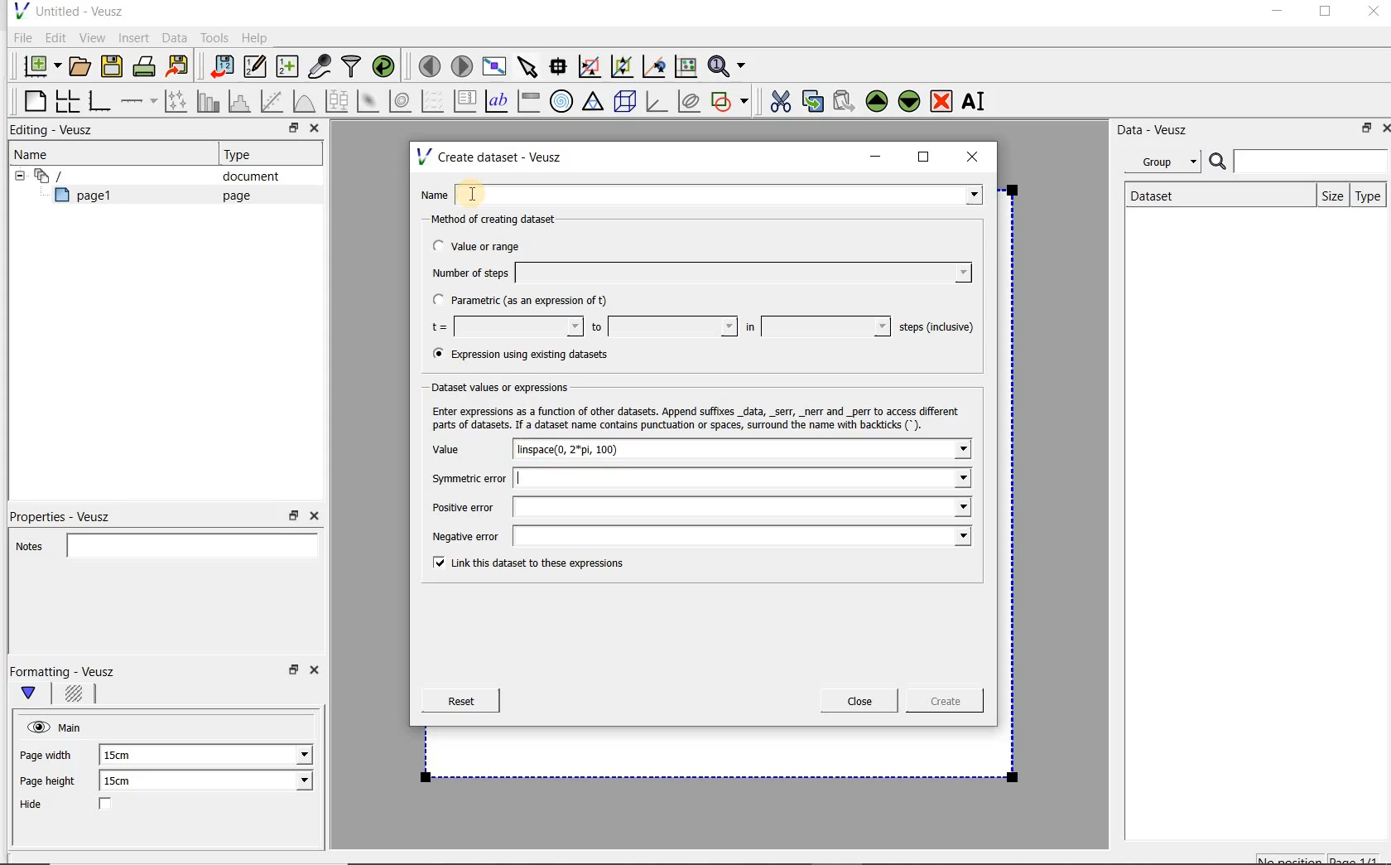 The width and height of the screenshot is (1391, 865). I want to click on 3d scene, so click(626, 103).